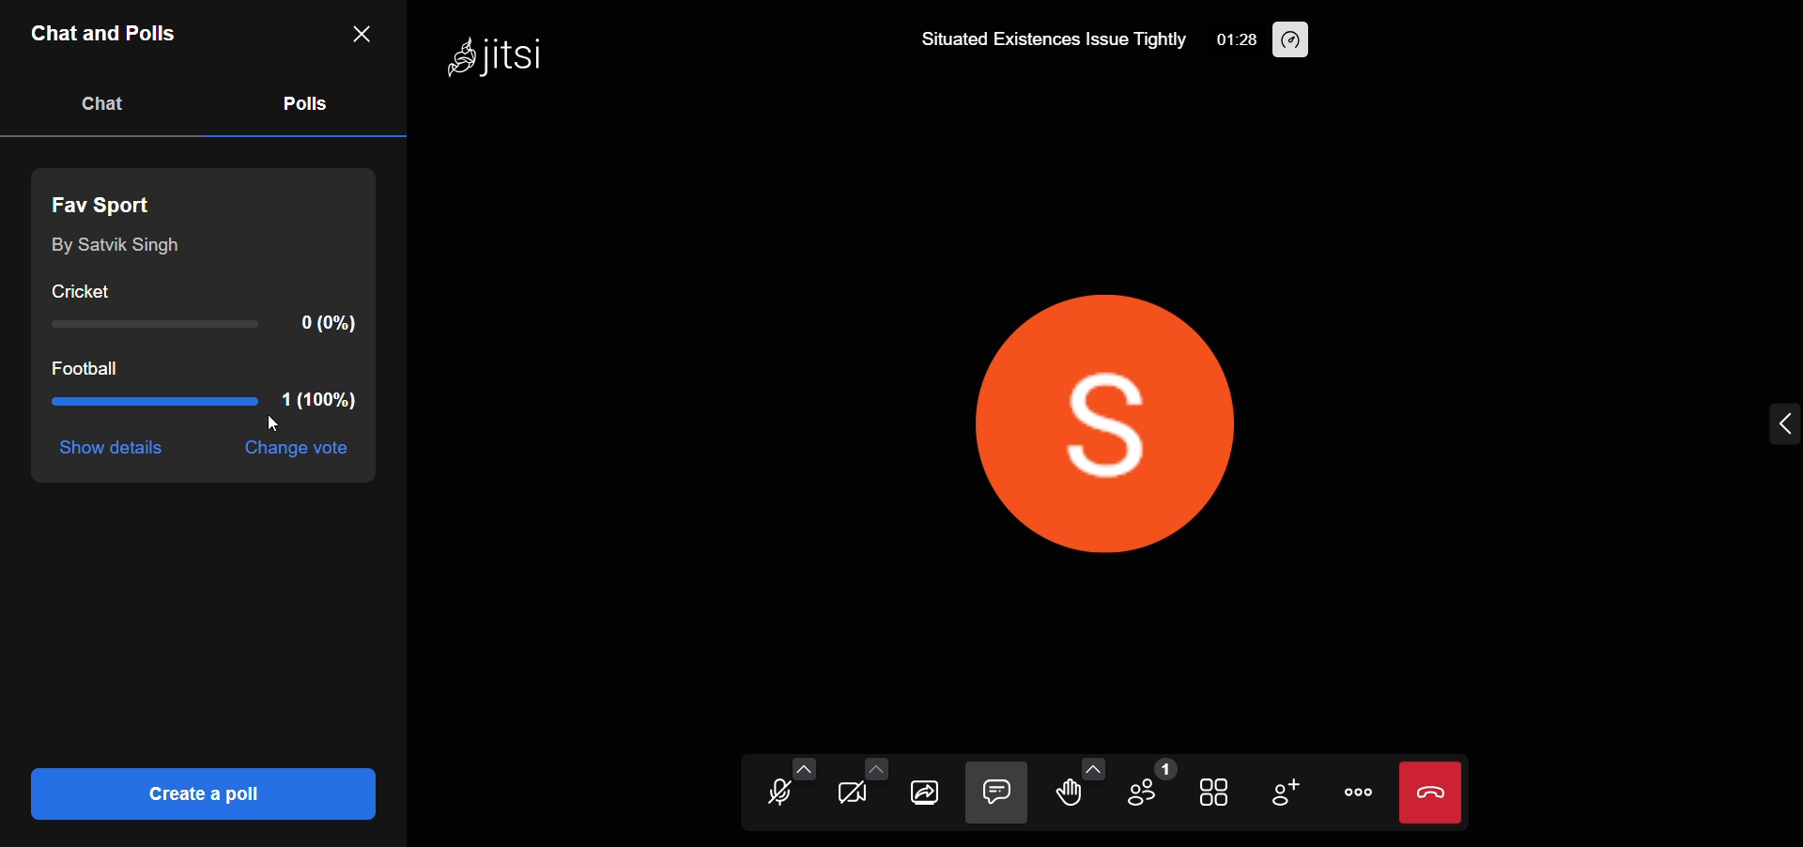 The image size is (1803, 847). Describe the element at coordinates (1232, 41) in the screenshot. I see `01:28` at that location.